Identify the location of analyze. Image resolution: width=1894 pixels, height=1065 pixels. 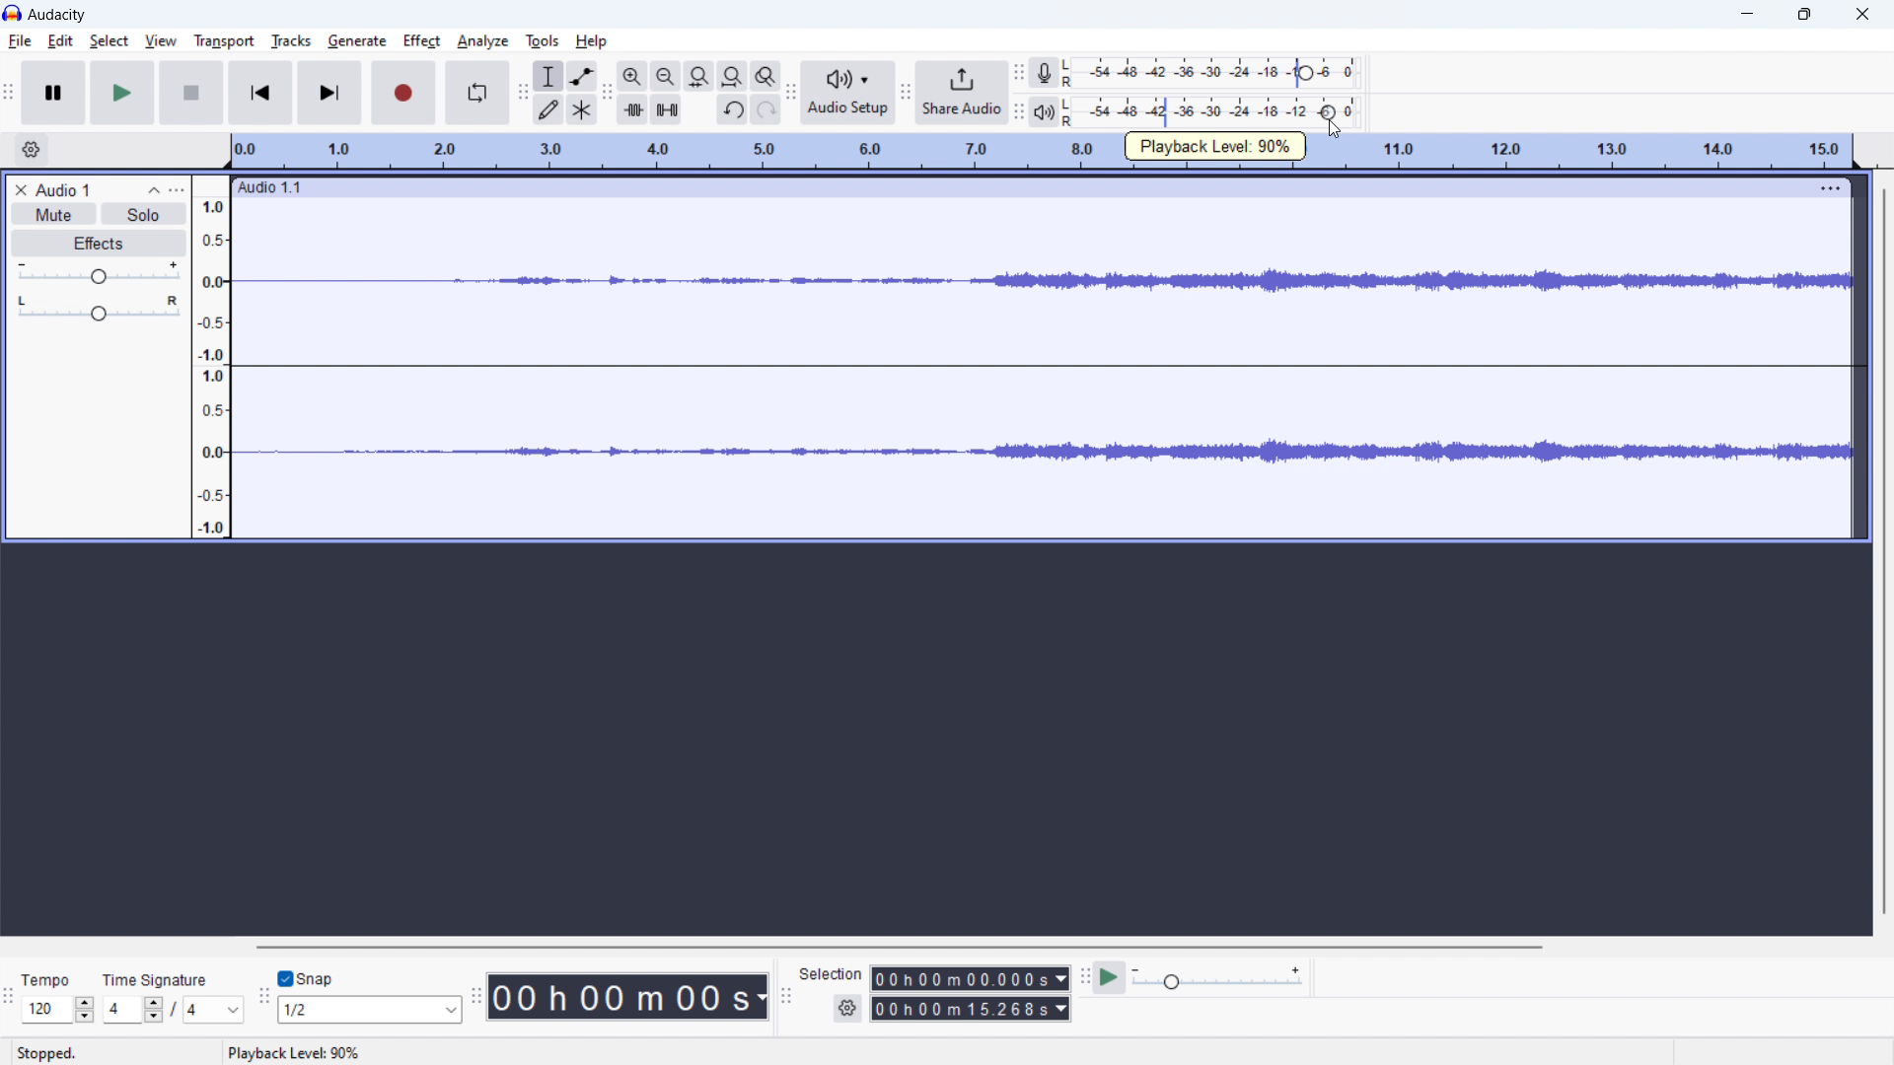
(482, 40).